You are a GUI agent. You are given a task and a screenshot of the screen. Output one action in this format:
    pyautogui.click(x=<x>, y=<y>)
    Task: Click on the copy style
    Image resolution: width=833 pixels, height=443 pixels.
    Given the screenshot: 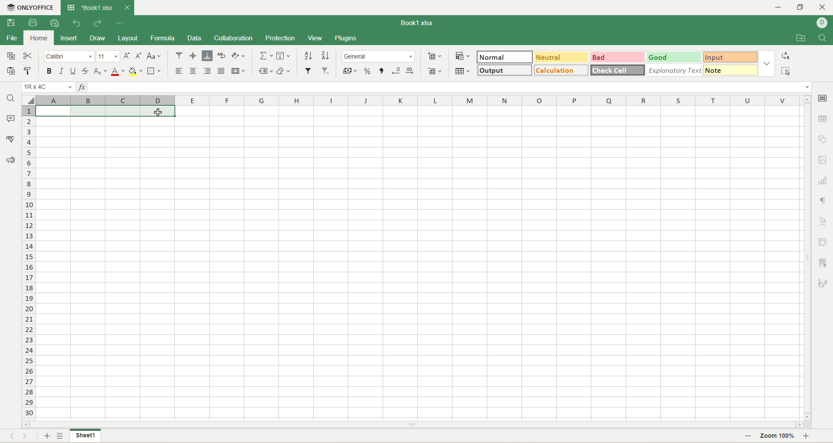 What is the action you would take?
    pyautogui.click(x=28, y=72)
    